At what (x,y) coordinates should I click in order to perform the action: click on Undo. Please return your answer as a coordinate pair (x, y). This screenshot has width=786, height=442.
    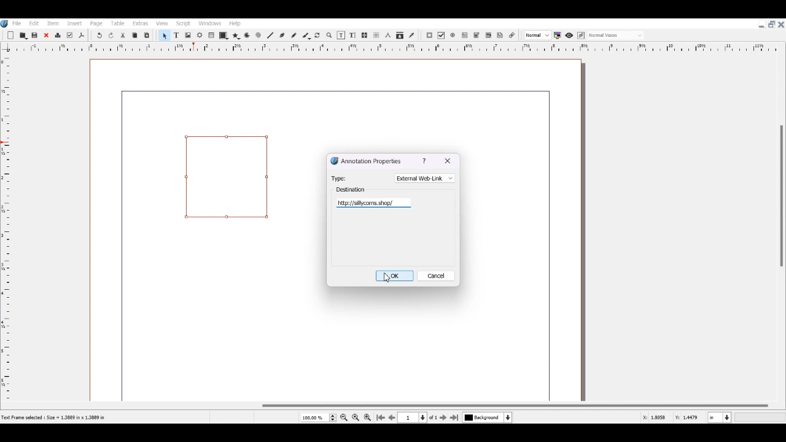
    Looking at the image, I should click on (99, 36).